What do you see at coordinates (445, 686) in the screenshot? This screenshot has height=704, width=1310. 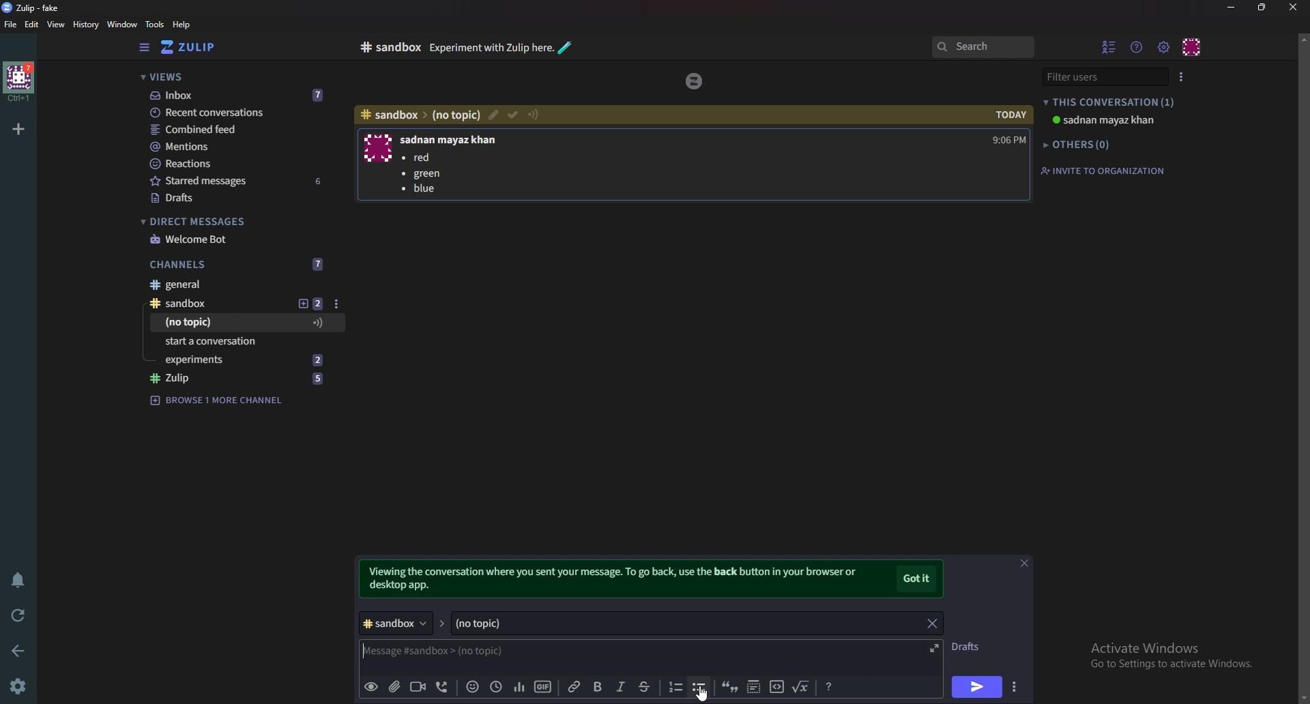 I see `Voice call` at bounding box center [445, 686].